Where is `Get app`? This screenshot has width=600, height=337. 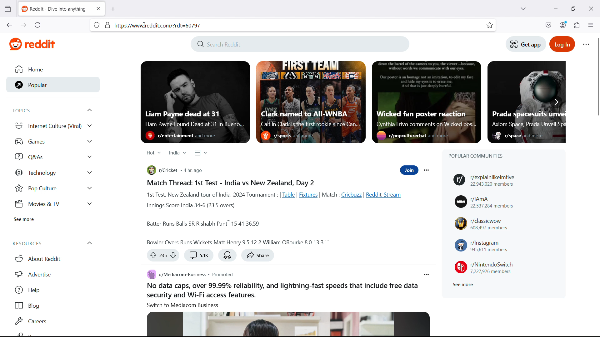
Get app is located at coordinates (526, 44).